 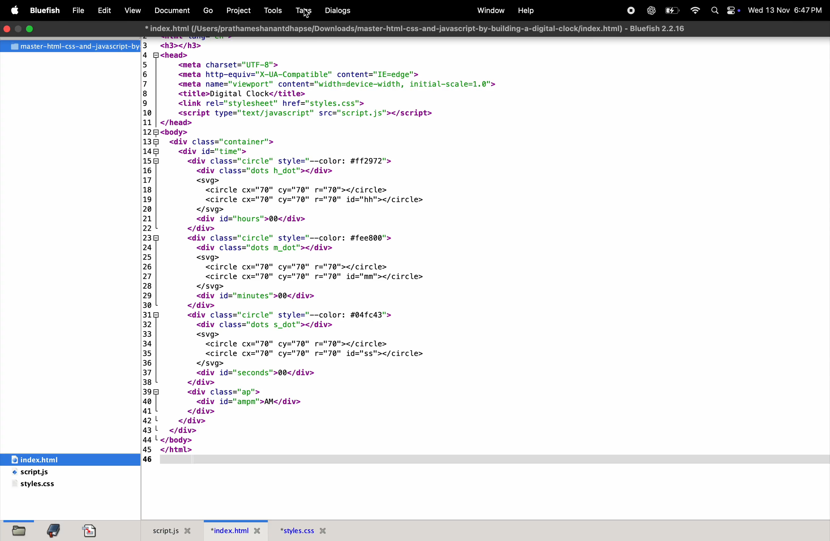 What do you see at coordinates (146, 251) in the screenshot?
I see `Line numbers` at bounding box center [146, 251].